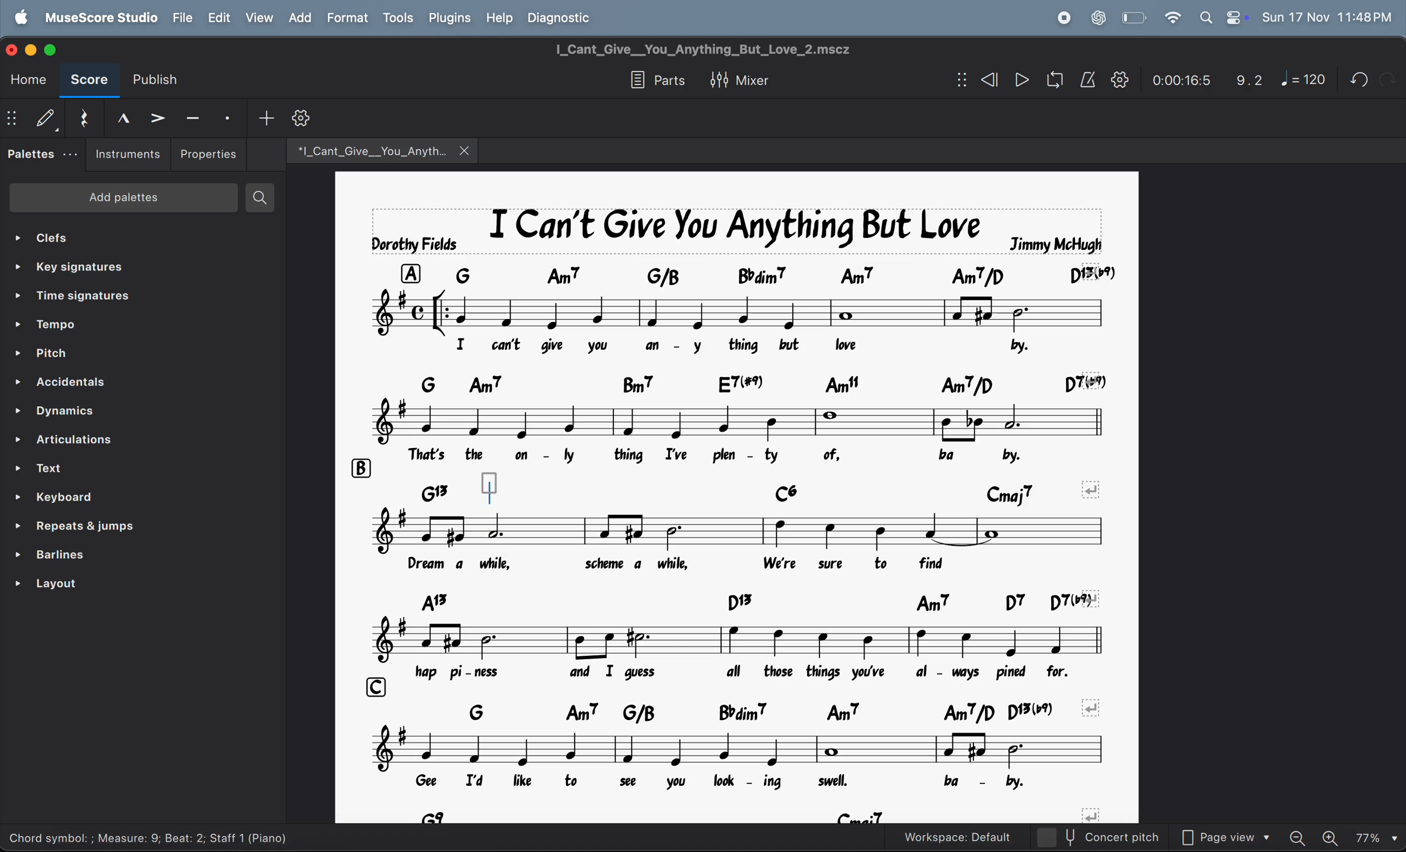 The image size is (1406, 852). What do you see at coordinates (449, 19) in the screenshot?
I see `plugins` at bounding box center [449, 19].